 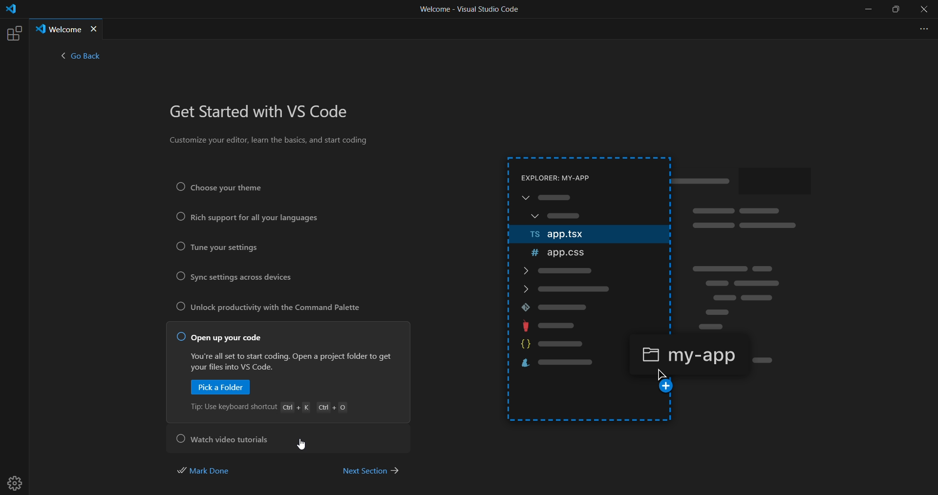 What do you see at coordinates (222, 248) in the screenshot?
I see `tune your settings` at bounding box center [222, 248].